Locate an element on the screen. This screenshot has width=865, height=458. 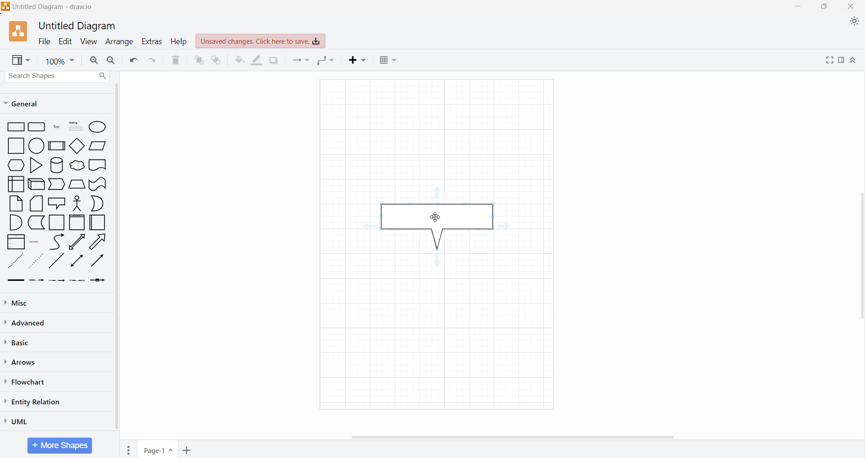
Curved Line is located at coordinates (56, 241).